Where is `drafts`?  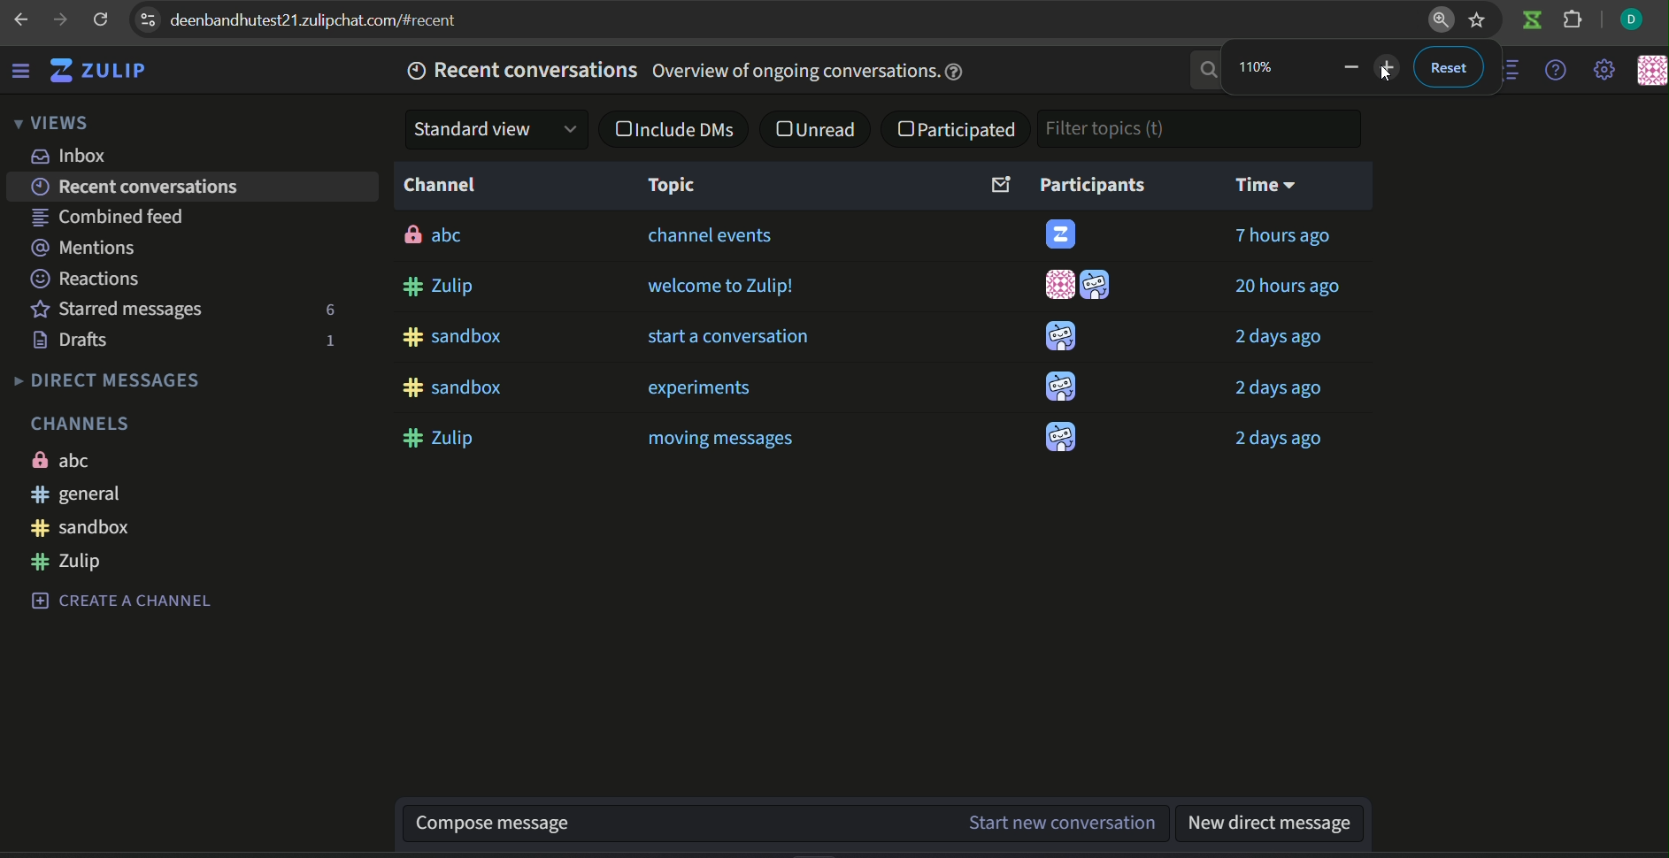 drafts is located at coordinates (74, 341).